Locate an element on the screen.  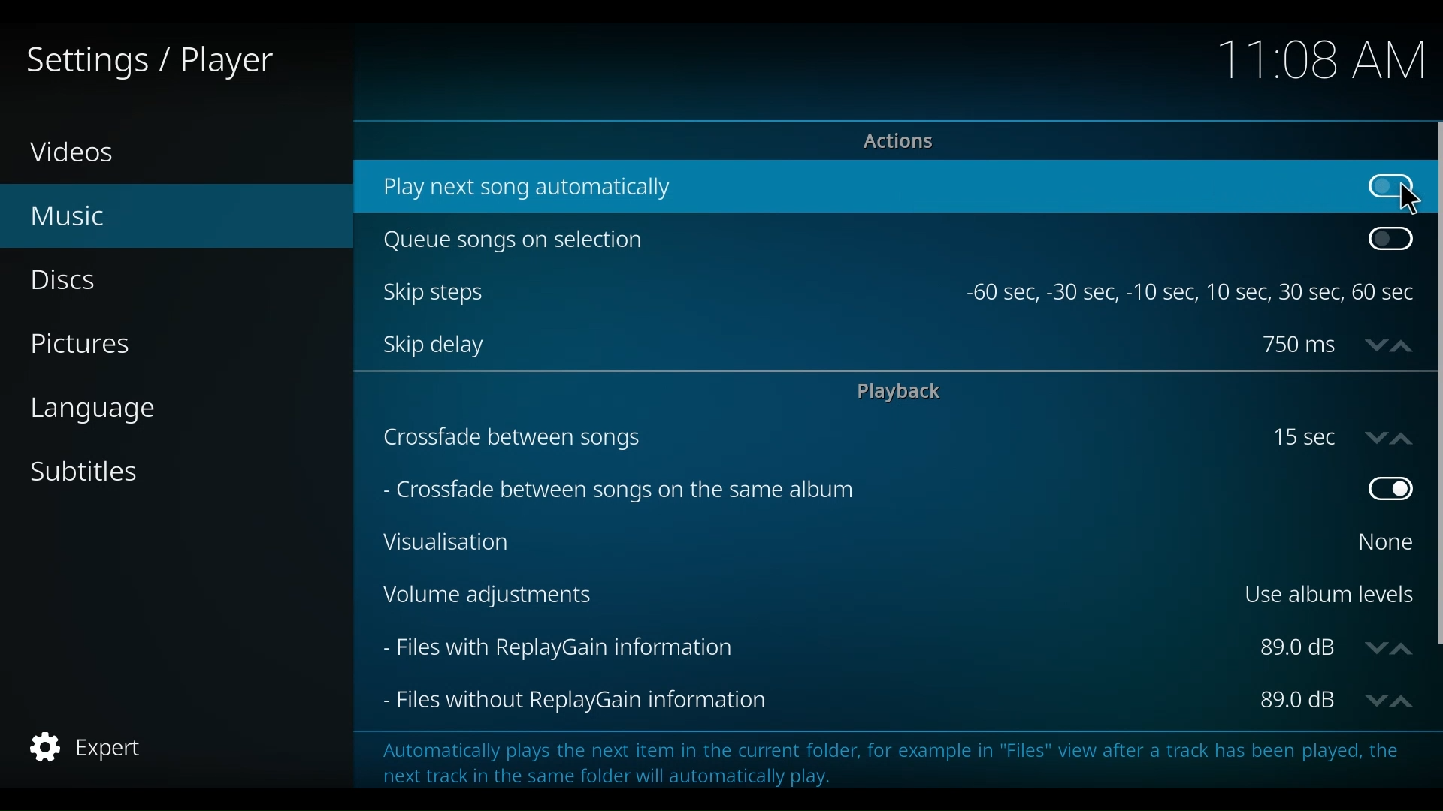
Volume Adjustments is located at coordinates (797, 596).